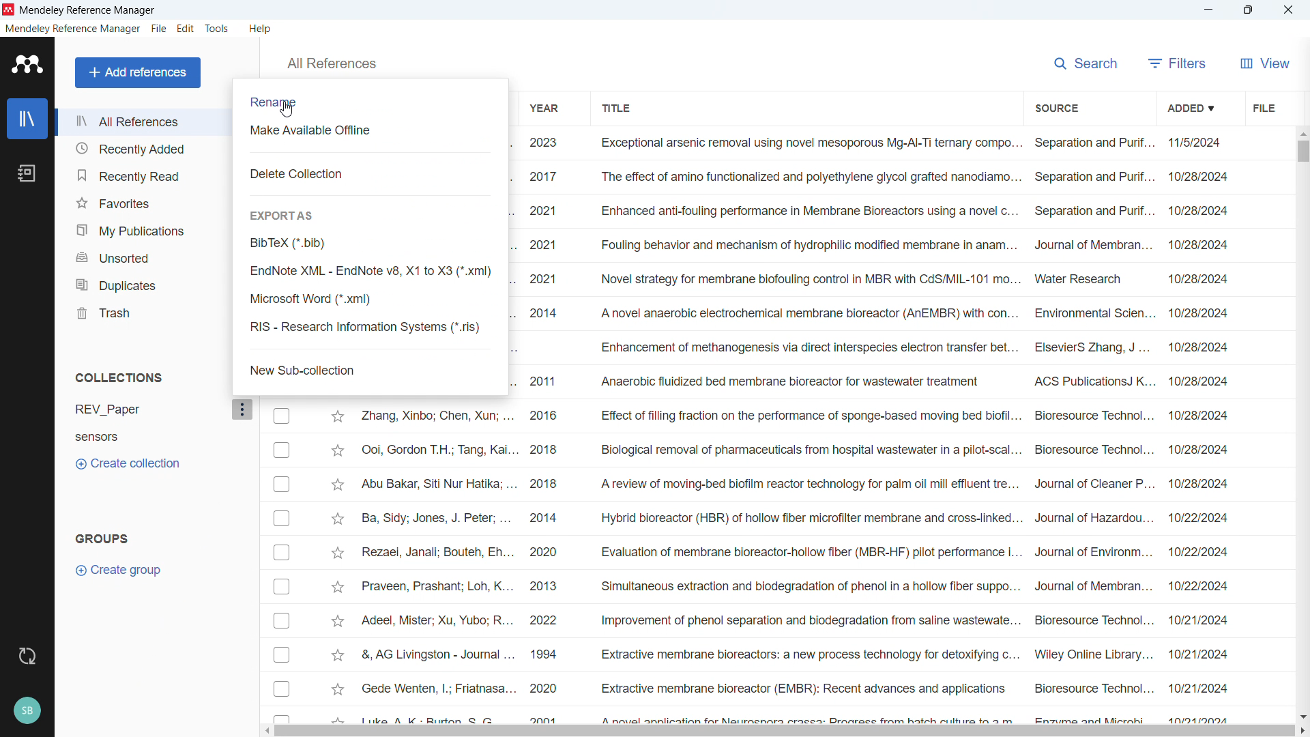 This screenshot has height=737, width=1310. I want to click on Star mark respective publication, so click(337, 485).